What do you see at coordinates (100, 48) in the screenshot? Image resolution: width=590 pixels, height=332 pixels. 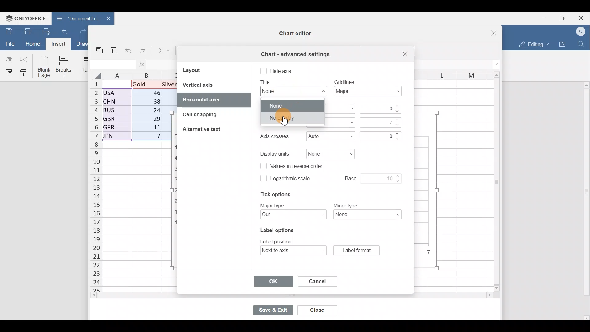 I see `Copy` at bounding box center [100, 48].